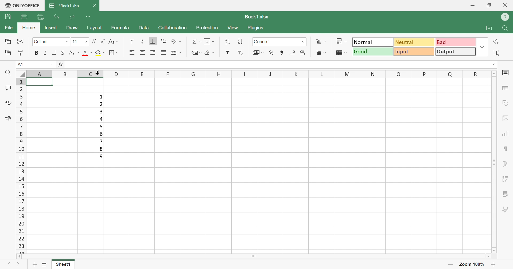  Describe the element at coordinates (472, 264) in the screenshot. I see `Zoom 100%` at that location.